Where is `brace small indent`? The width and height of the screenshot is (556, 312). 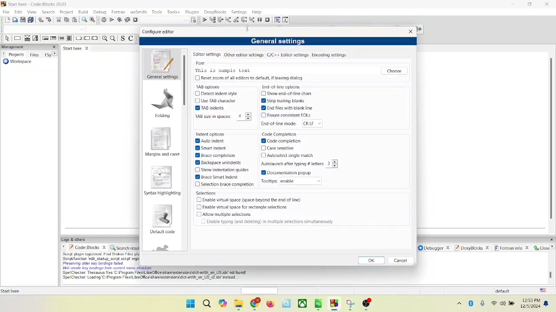 brace small indent is located at coordinates (218, 177).